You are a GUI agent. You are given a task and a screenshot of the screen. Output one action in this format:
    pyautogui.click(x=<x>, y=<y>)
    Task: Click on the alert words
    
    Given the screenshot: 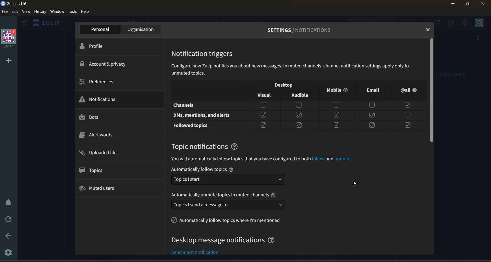 What is the action you would take?
    pyautogui.click(x=100, y=134)
    